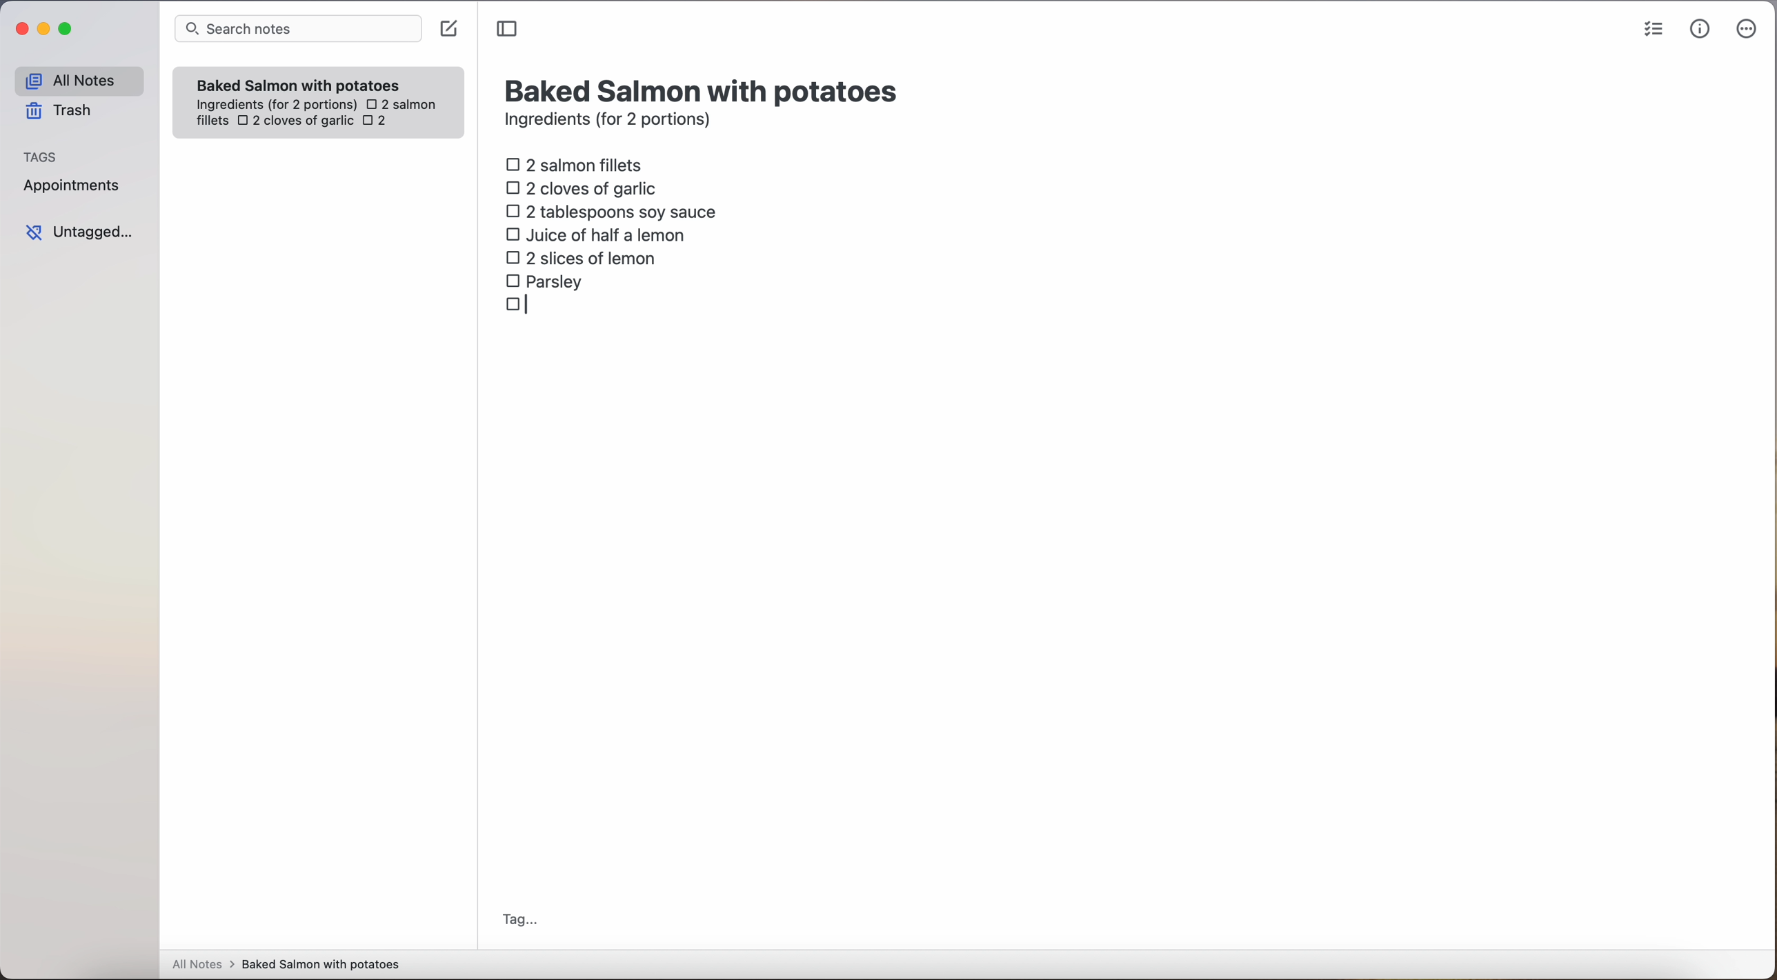  Describe the element at coordinates (399, 102) in the screenshot. I see `2 salmon` at that location.